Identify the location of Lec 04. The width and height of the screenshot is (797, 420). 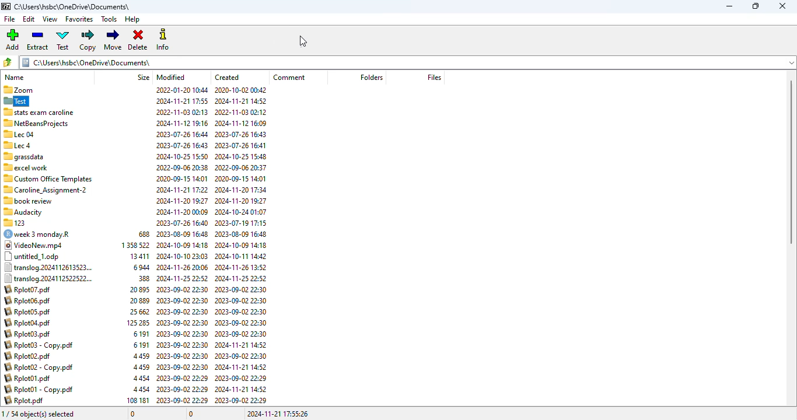
(19, 134).